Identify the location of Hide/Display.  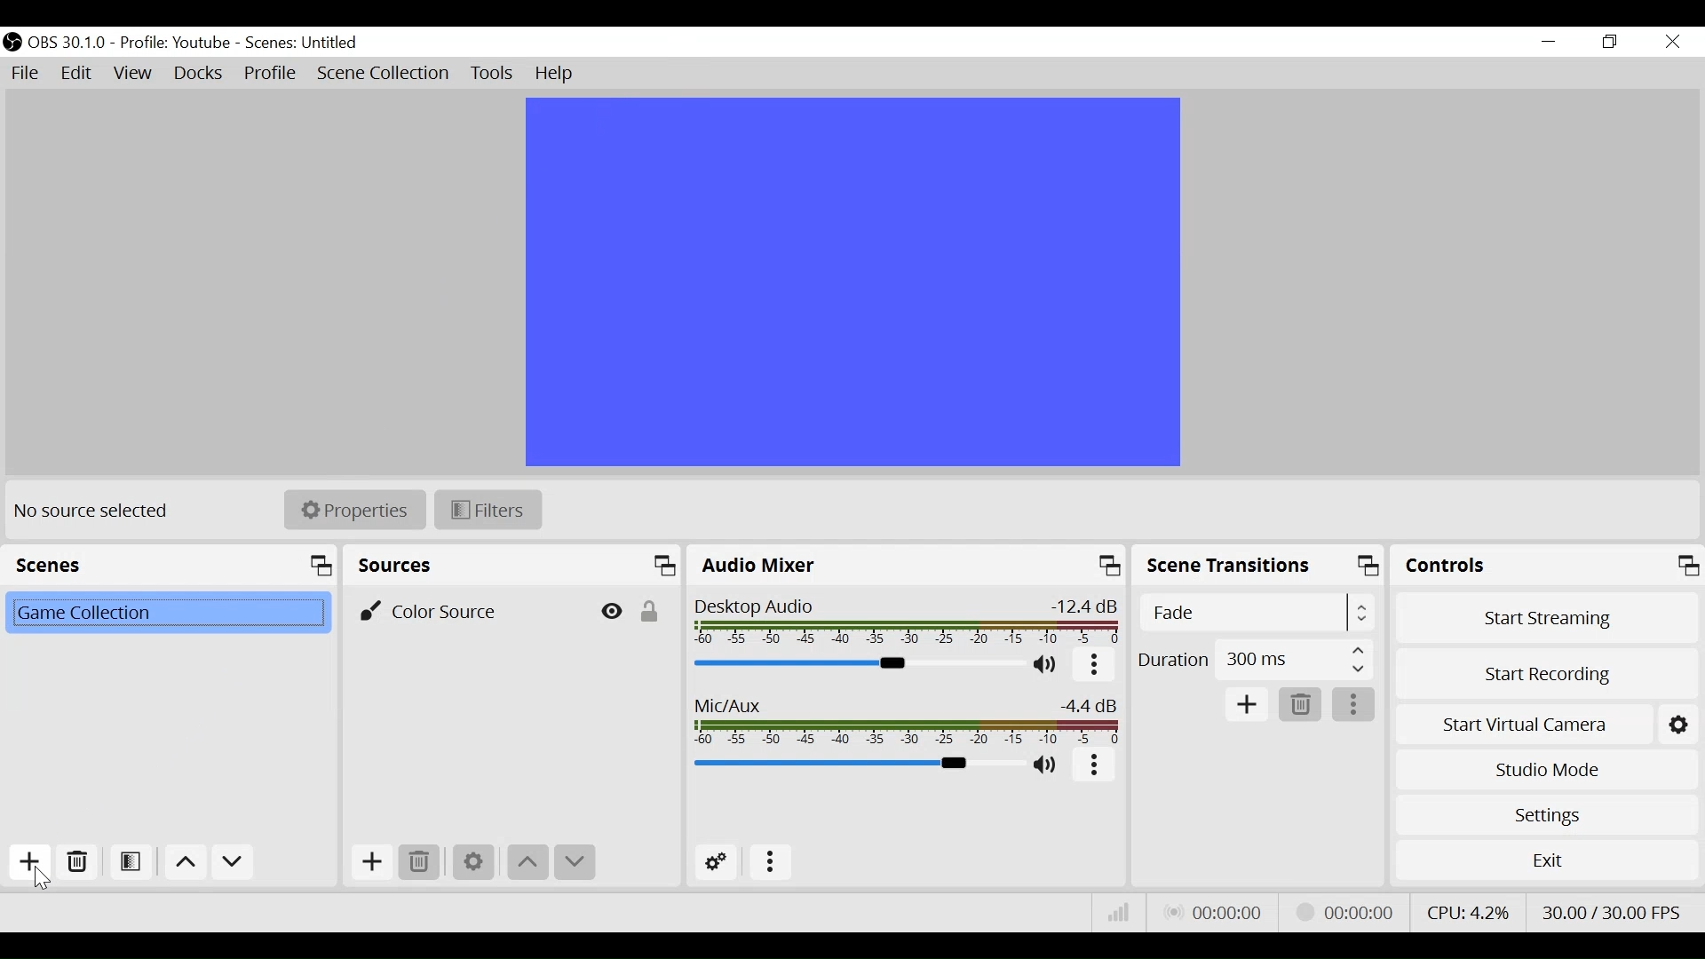
(612, 611).